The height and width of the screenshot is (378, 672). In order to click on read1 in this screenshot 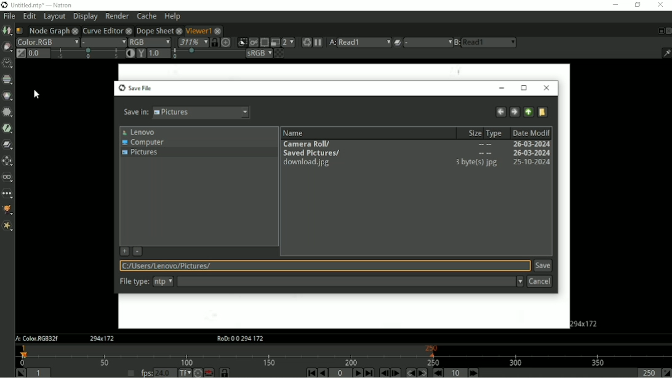, I will do `click(364, 42)`.